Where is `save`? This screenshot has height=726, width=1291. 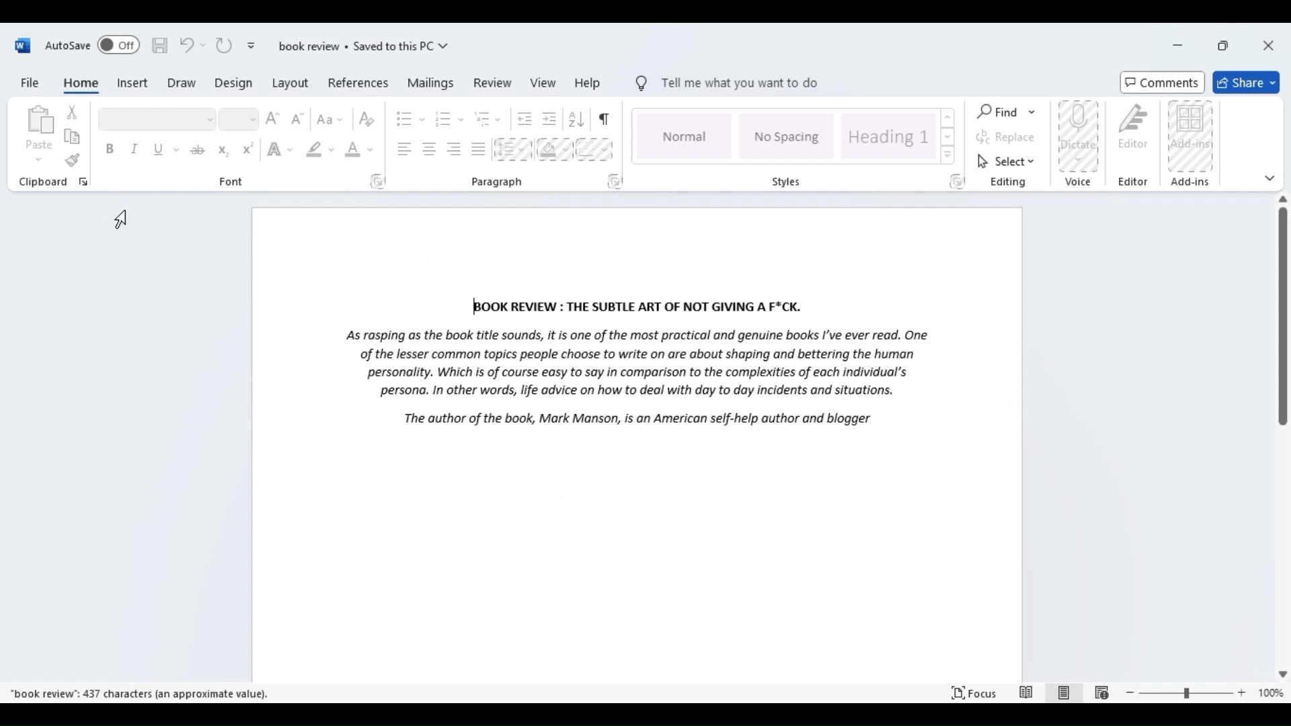 save is located at coordinates (159, 46).